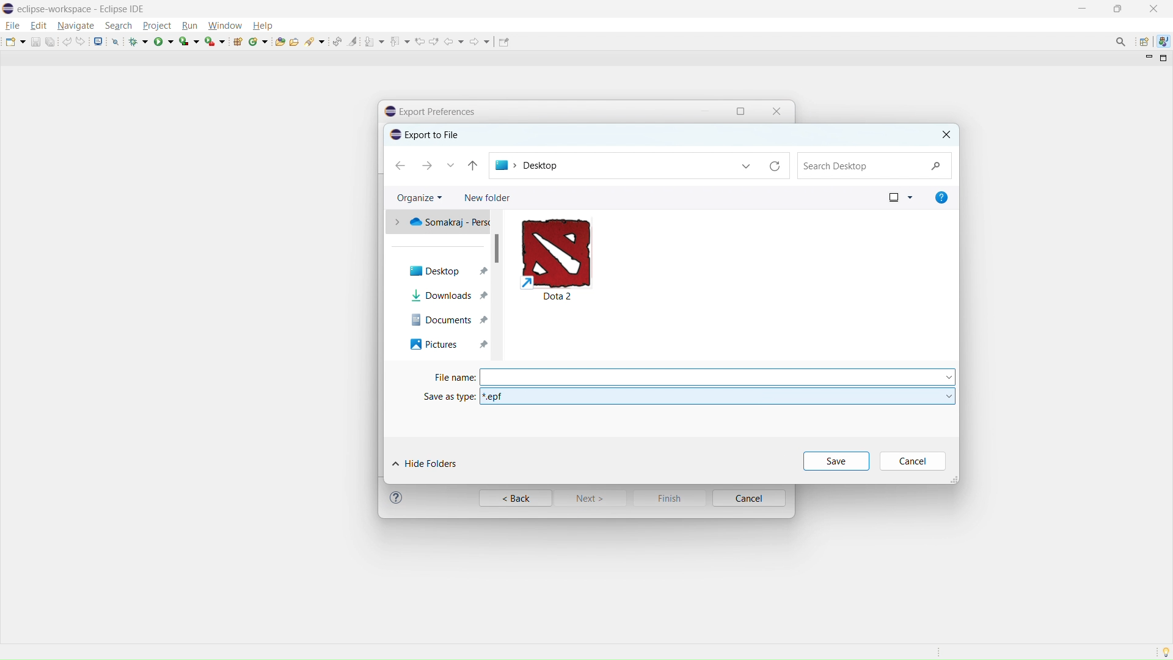 The image size is (1173, 660). I want to click on Dota 2, so click(586, 260).